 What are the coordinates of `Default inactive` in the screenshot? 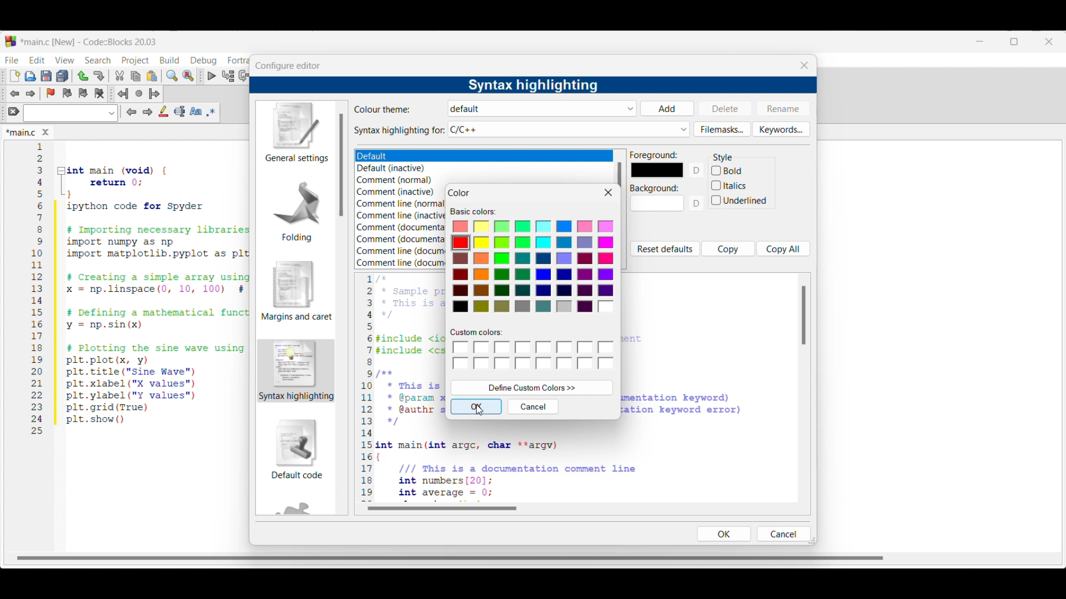 It's located at (398, 169).